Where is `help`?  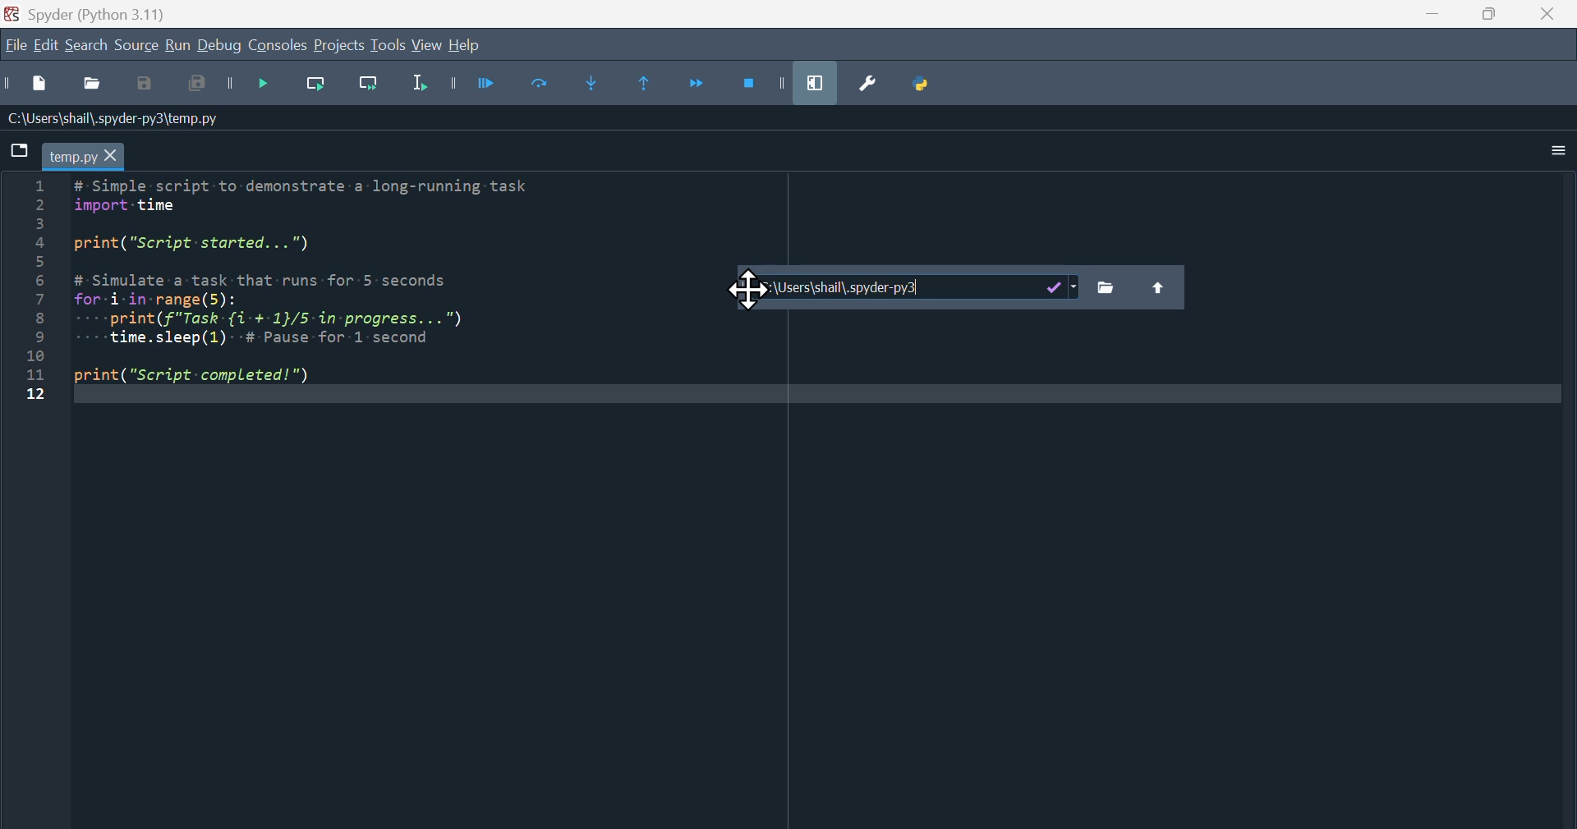 help is located at coordinates (467, 48).